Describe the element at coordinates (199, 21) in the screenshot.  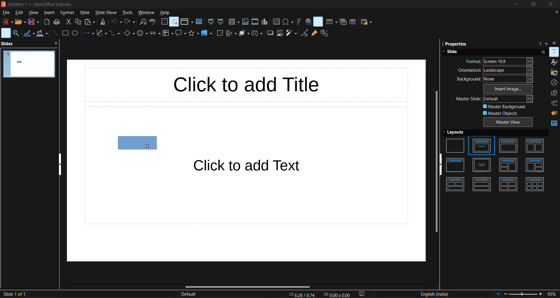
I see `master slide` at that location.